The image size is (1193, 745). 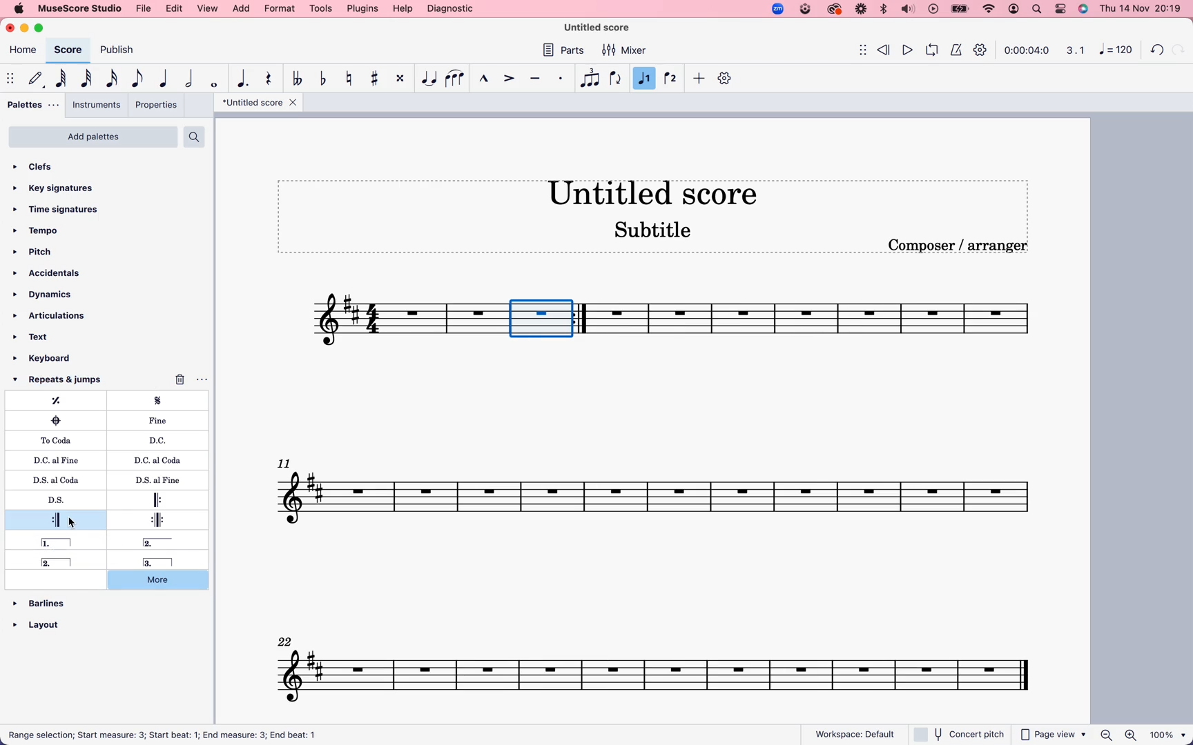 I want to click on fine, so click(x=162, y=421).